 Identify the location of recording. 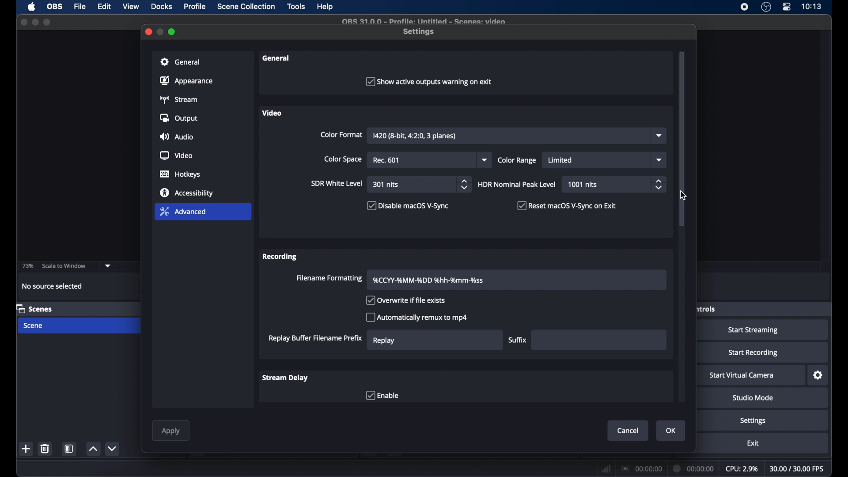
(281, 257).